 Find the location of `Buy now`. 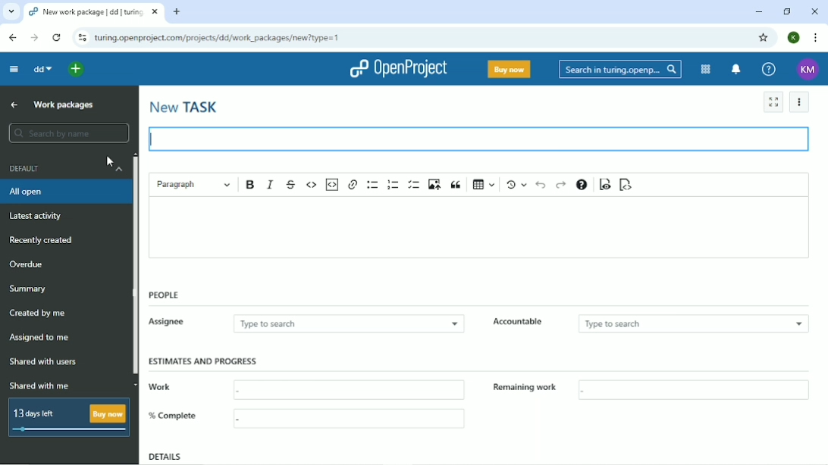

Buy now is located at coordinates (509, 70).